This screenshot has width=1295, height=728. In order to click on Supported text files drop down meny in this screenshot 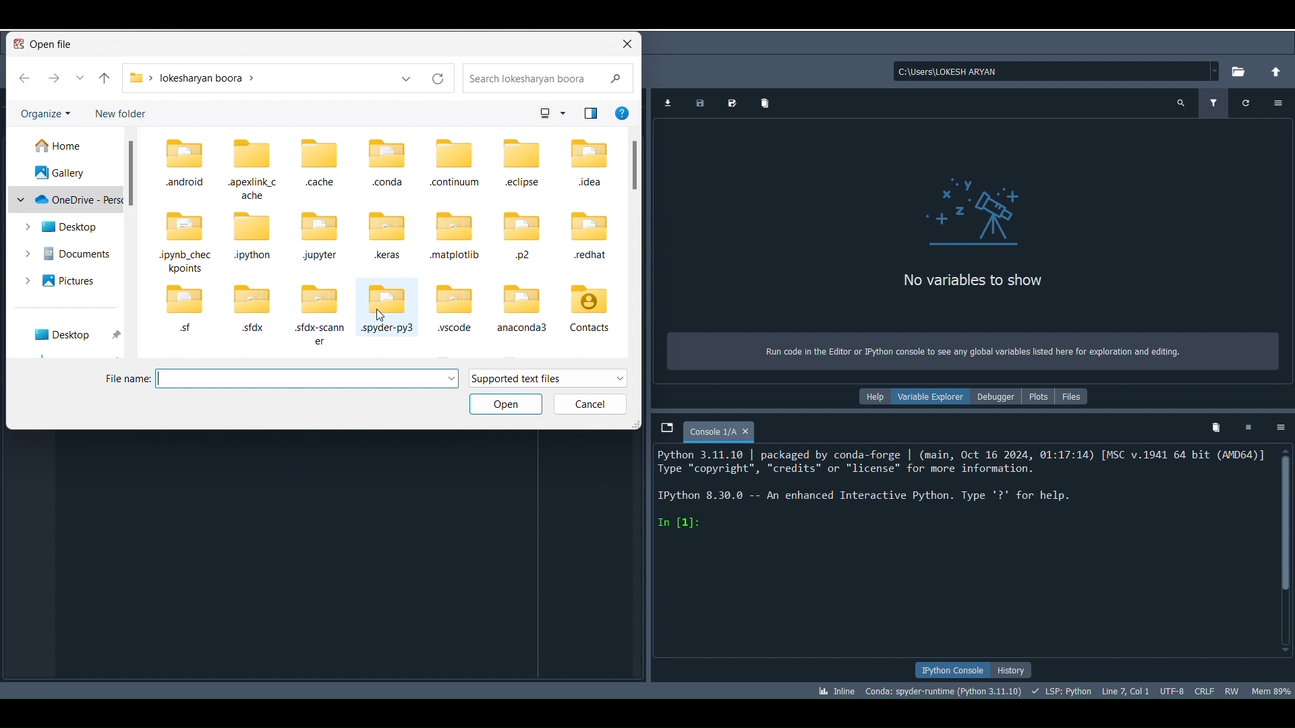, I will do `click(535, 380)`.